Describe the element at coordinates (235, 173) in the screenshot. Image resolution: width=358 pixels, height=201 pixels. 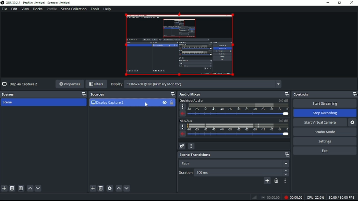
I see `300ms` at that location.